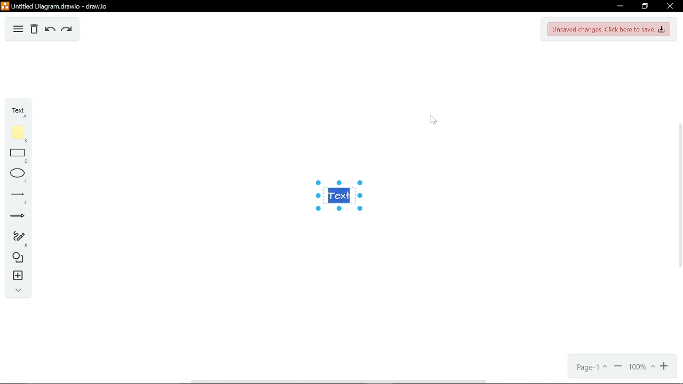  What do you see at coordinates (18, 28) in the screenshot?
I see `Diagram` at bounding box center [18, 28].